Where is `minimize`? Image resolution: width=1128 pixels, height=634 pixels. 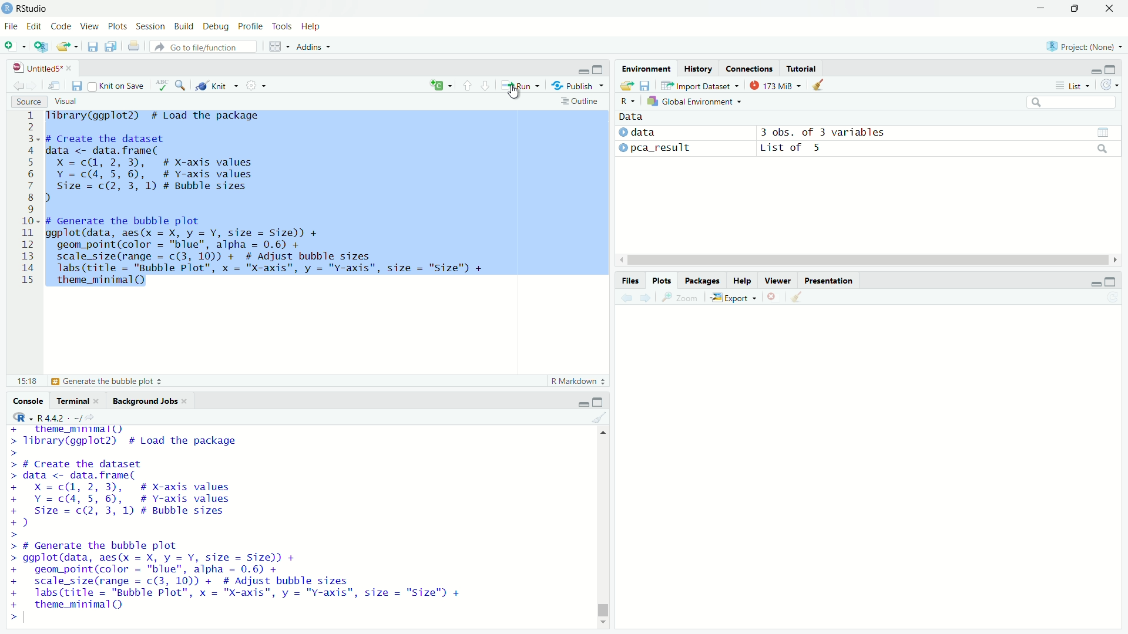 minimize is located at coordinates (583, 68).